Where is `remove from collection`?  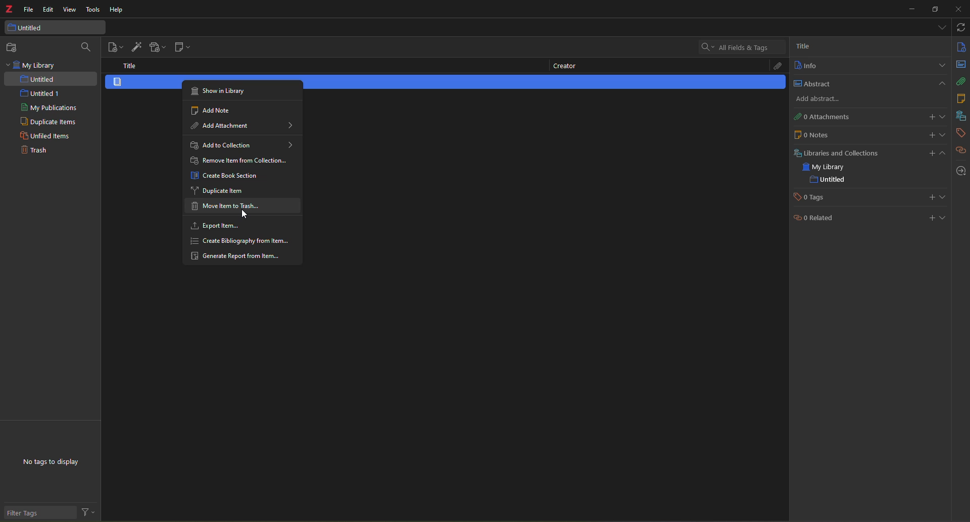 remove from collection is located at coordinates (240, 161).